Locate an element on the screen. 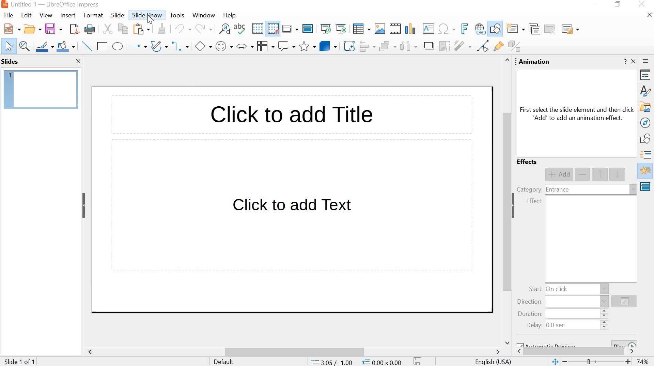  options is located at coordinates (624, 302).